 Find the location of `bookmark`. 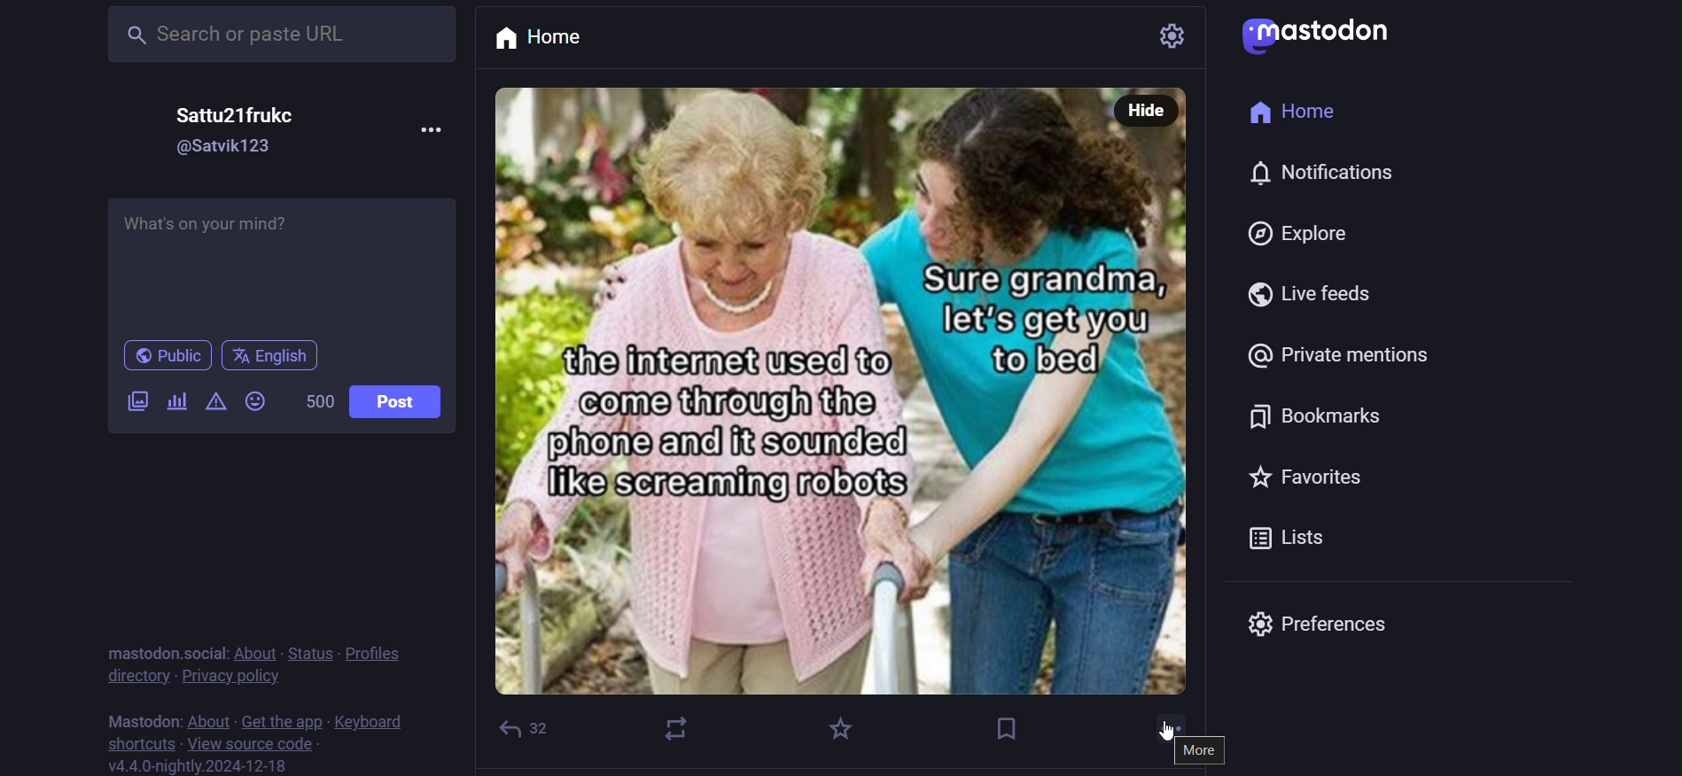

bookmark is located at coordinates (1006, 725).